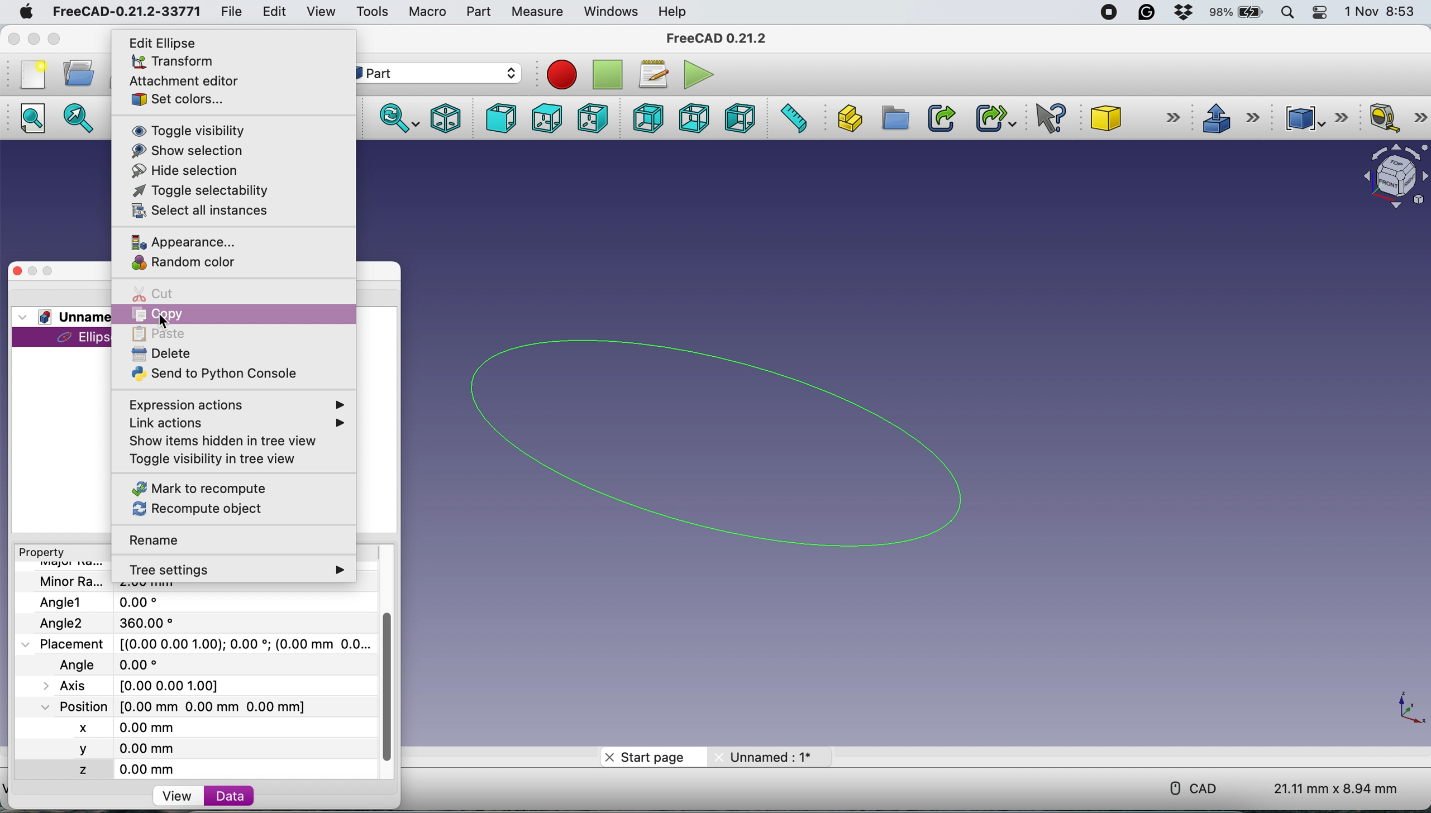  I want to click on right, so click(594, 118).